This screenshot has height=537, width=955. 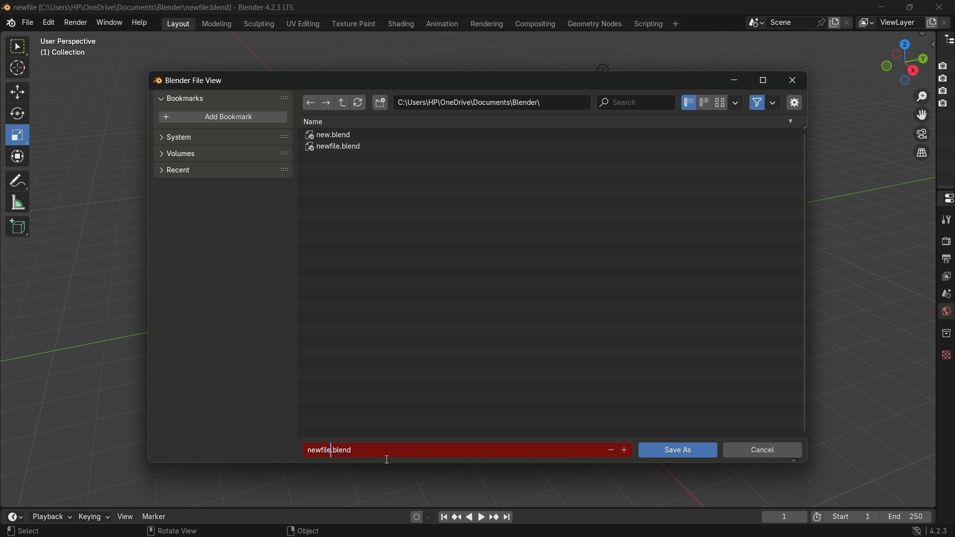 I want to click on geometry nodes menu, so click(x=594, y=24).